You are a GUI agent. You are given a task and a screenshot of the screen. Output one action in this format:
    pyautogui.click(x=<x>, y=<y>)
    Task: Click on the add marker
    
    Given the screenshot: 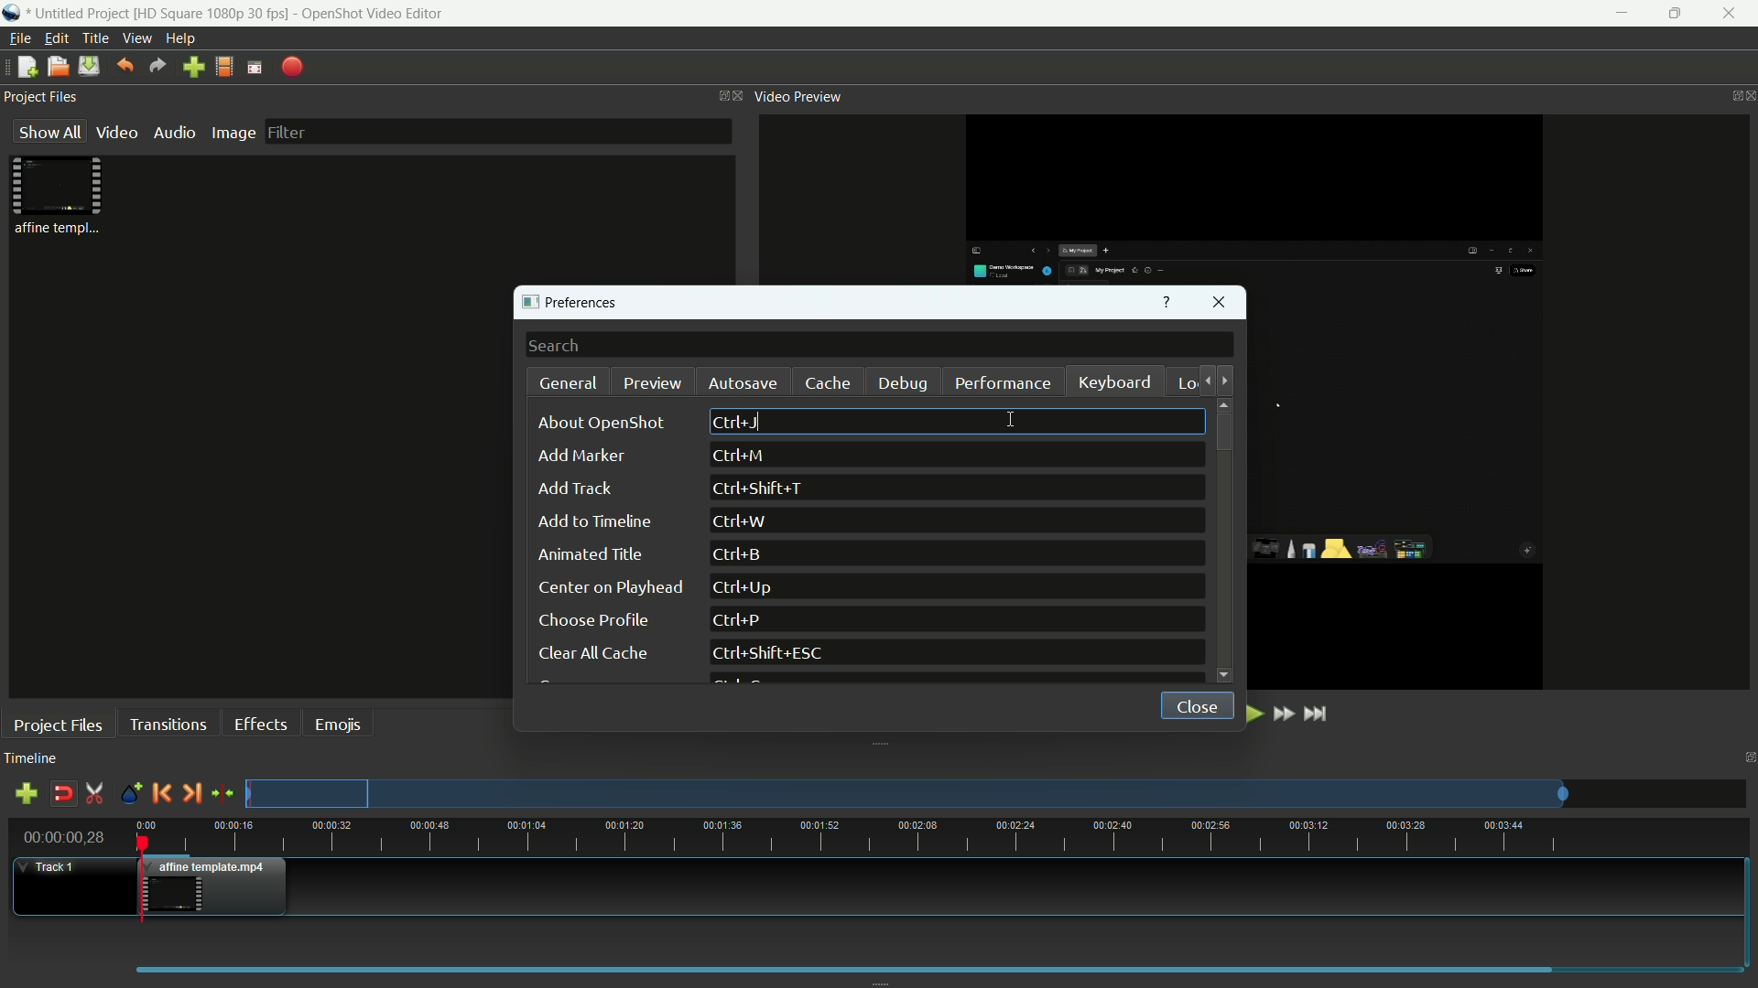 What is the action you would take?
    pyautogui.click(x=580, y=457)
    